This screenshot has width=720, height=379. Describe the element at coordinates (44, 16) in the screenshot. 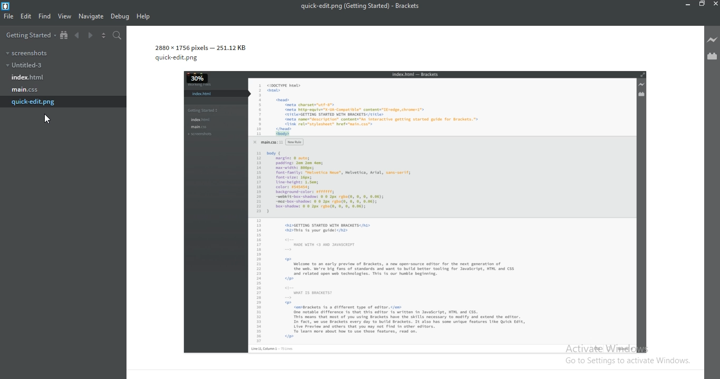

I see `find` at that location.